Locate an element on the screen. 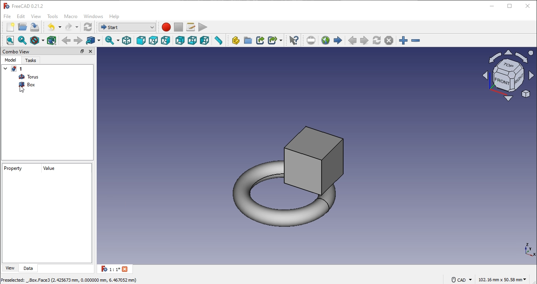 The image size is (537, 284). macro recording is located at coordinates (166, 27).